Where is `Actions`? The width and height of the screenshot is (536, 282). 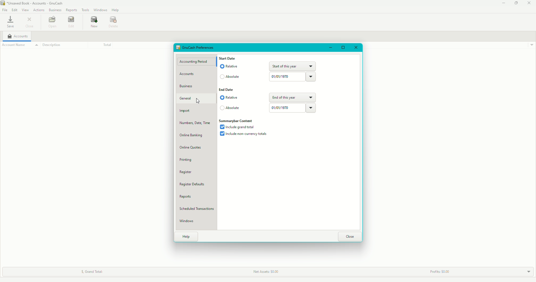 Actions is located at coordinates (39, 10).